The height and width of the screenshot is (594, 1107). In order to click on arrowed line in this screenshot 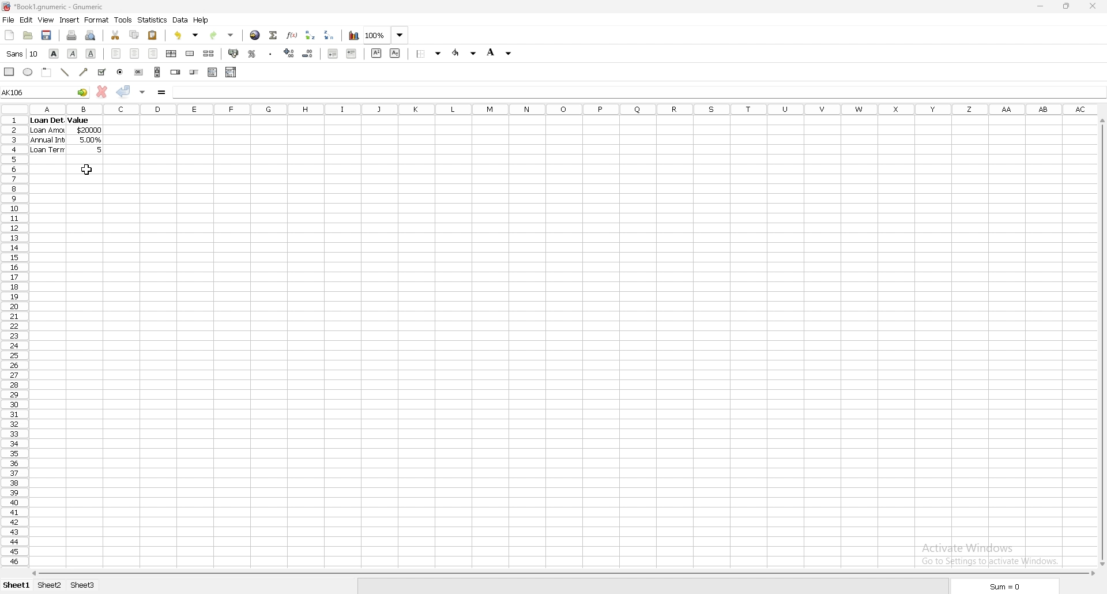, I will do `click(85, 72)`.